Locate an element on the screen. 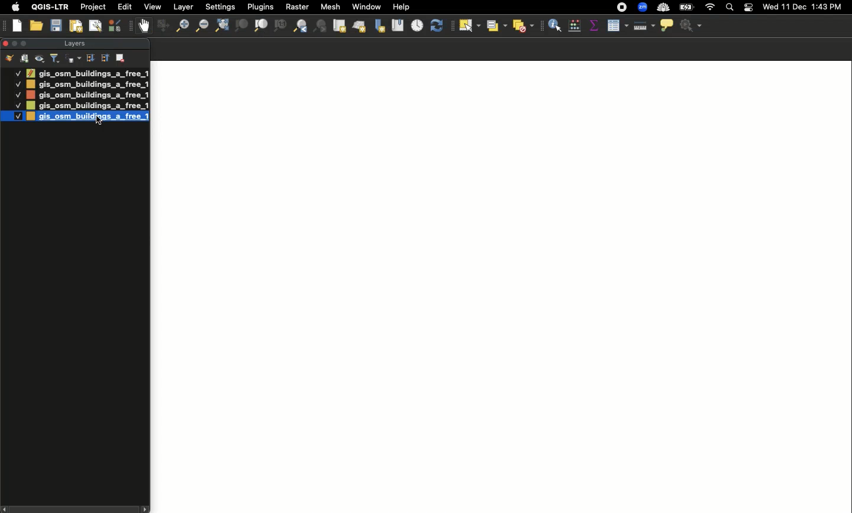 The width and height of the screenshot is (852, 513). Show map tips is located at coordinates (666, 25).